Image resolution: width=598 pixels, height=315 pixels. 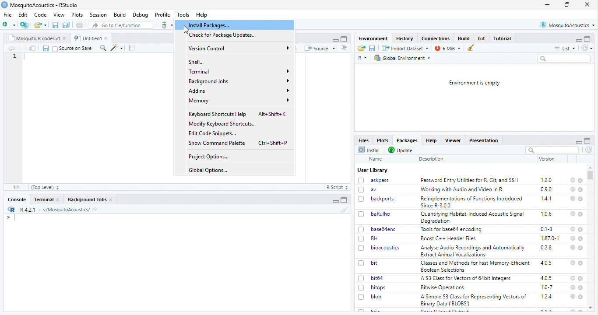 I want to click on View, so click(x=60, y=15).